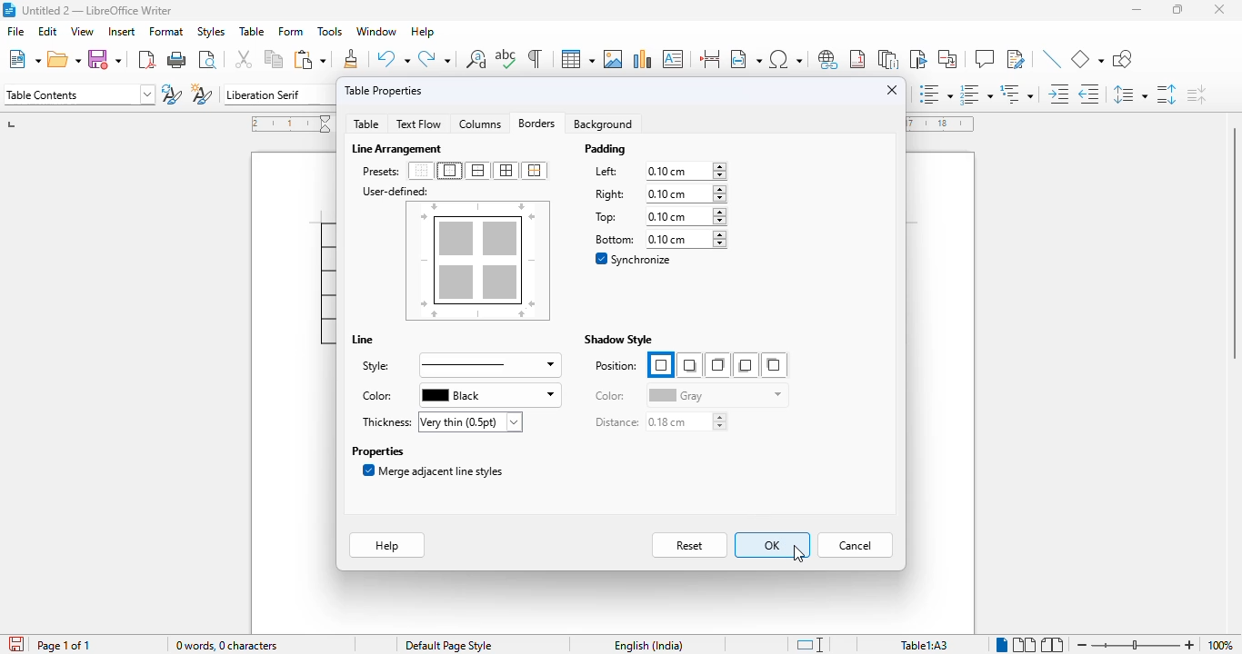 The width and height of the screenshot is (1242, 654). What do you see at coordinates (534, 171) in the screenshot?
I see `outer border without changing inner lines` at bounding box center [534, 171].